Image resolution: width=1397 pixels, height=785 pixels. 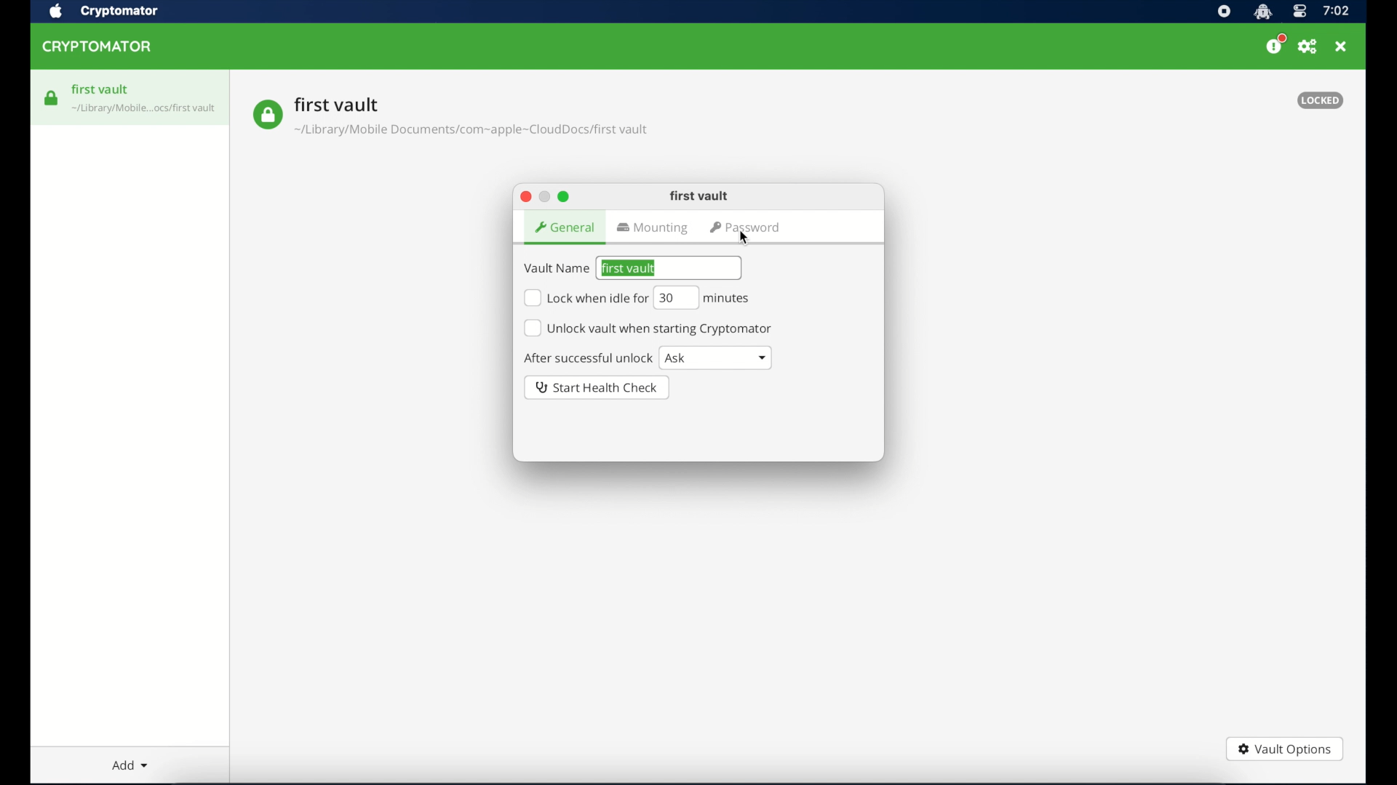 What do you see at coordinates (525, 197) in the screenshot?
I see `close` at bounding box center [525, 197].